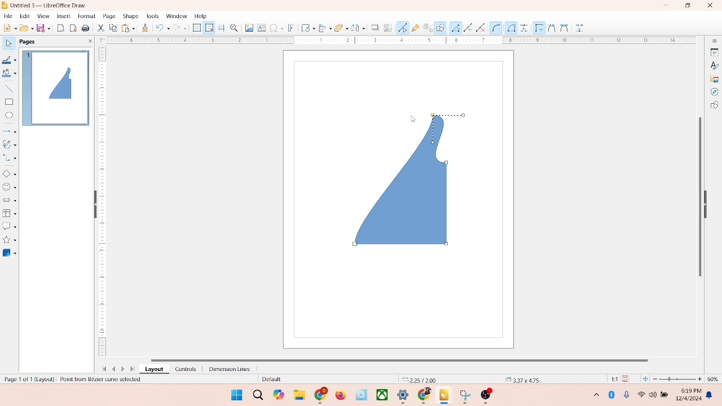 The image size is (722, 406). Describe the element at coordinates (176, 16) in the screenshot. I see `window` at that location.